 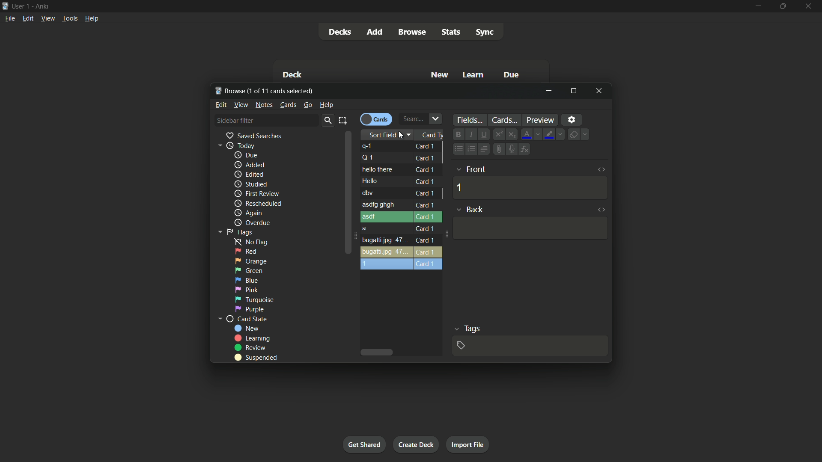 I want to click on edit, so click(x=220, y=104).